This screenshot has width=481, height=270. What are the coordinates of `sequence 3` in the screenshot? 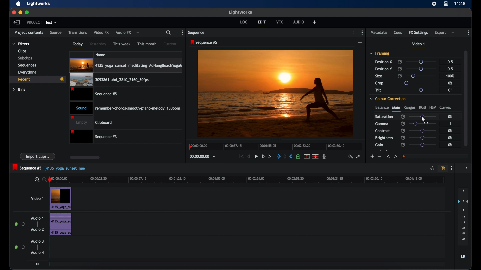 It's located at (94, 136).